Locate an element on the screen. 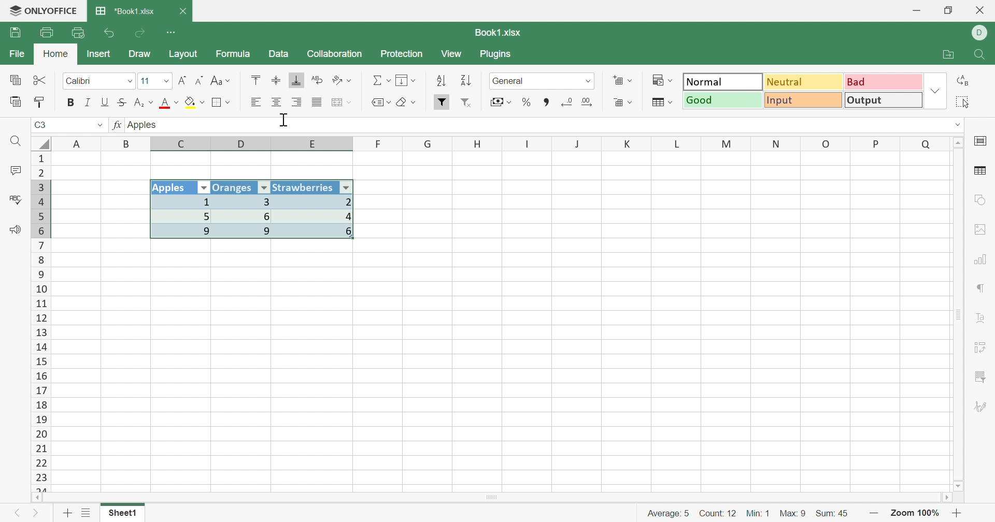 The image size is (995, 522). Customize quick access toolbar is located at coordinates (172, 31).